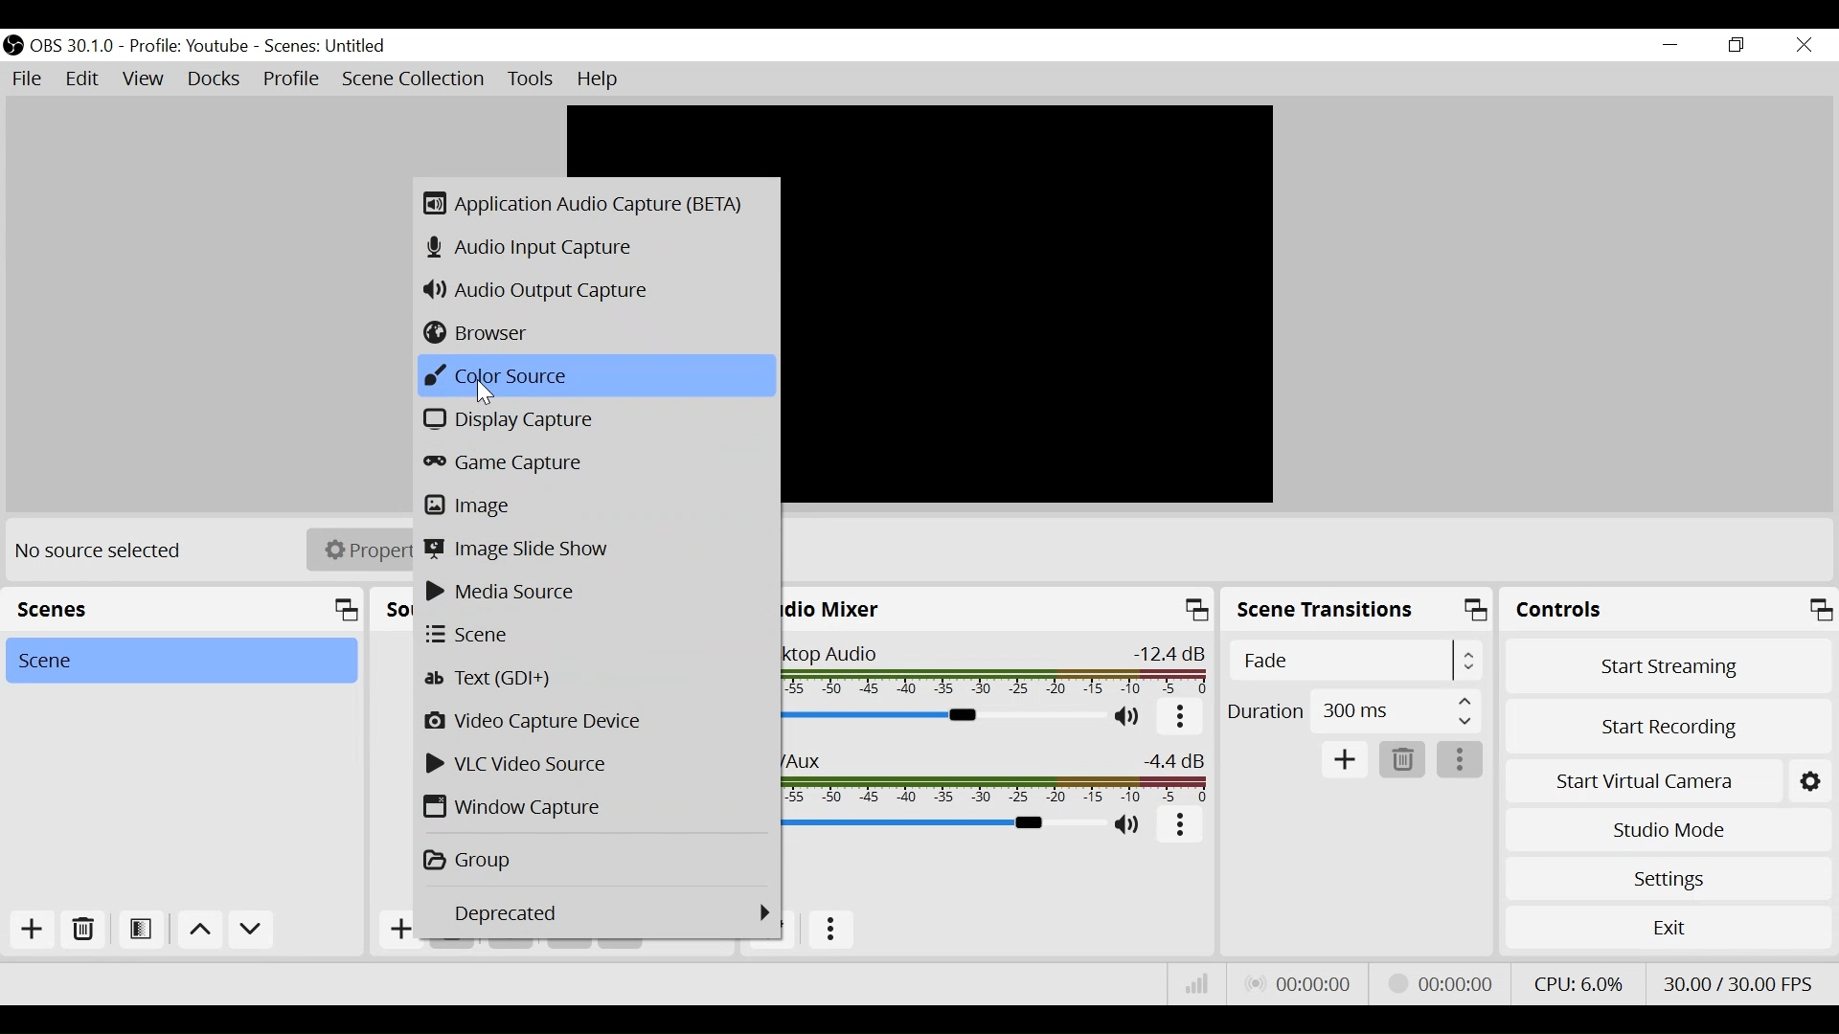 This screenshot has width=1839, height=1034. What do you see at coordinates (254, 931) in the screenshot?
I see `move down` at bounding box center [254, 931].